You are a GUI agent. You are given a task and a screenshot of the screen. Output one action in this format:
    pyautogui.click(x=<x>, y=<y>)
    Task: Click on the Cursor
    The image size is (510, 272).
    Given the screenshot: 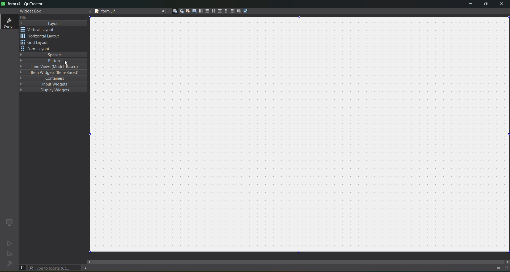 What is the action you would take?
    pyautogui.click(x=66, y=62)
    